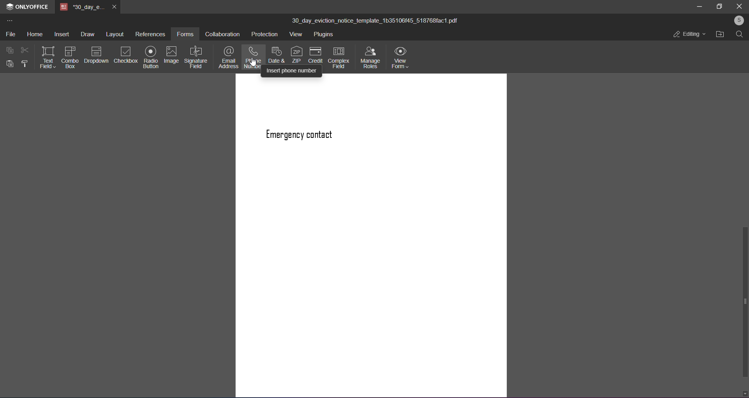 Image resolution: width=749 pixels, height=398 pixels. What do you see at coordinates (32, 7) in the screenshot?
I see `onlyoffice` at bounding box center [32, 7].